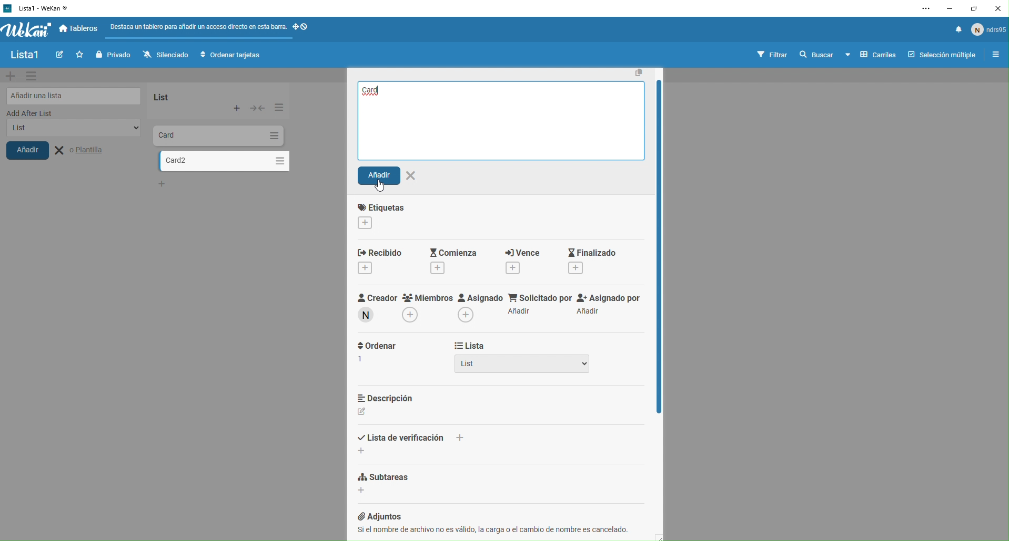 Image resolution: width=1009 pixels, height=541 pixels. I want to click on lista1, so click(24, 56).